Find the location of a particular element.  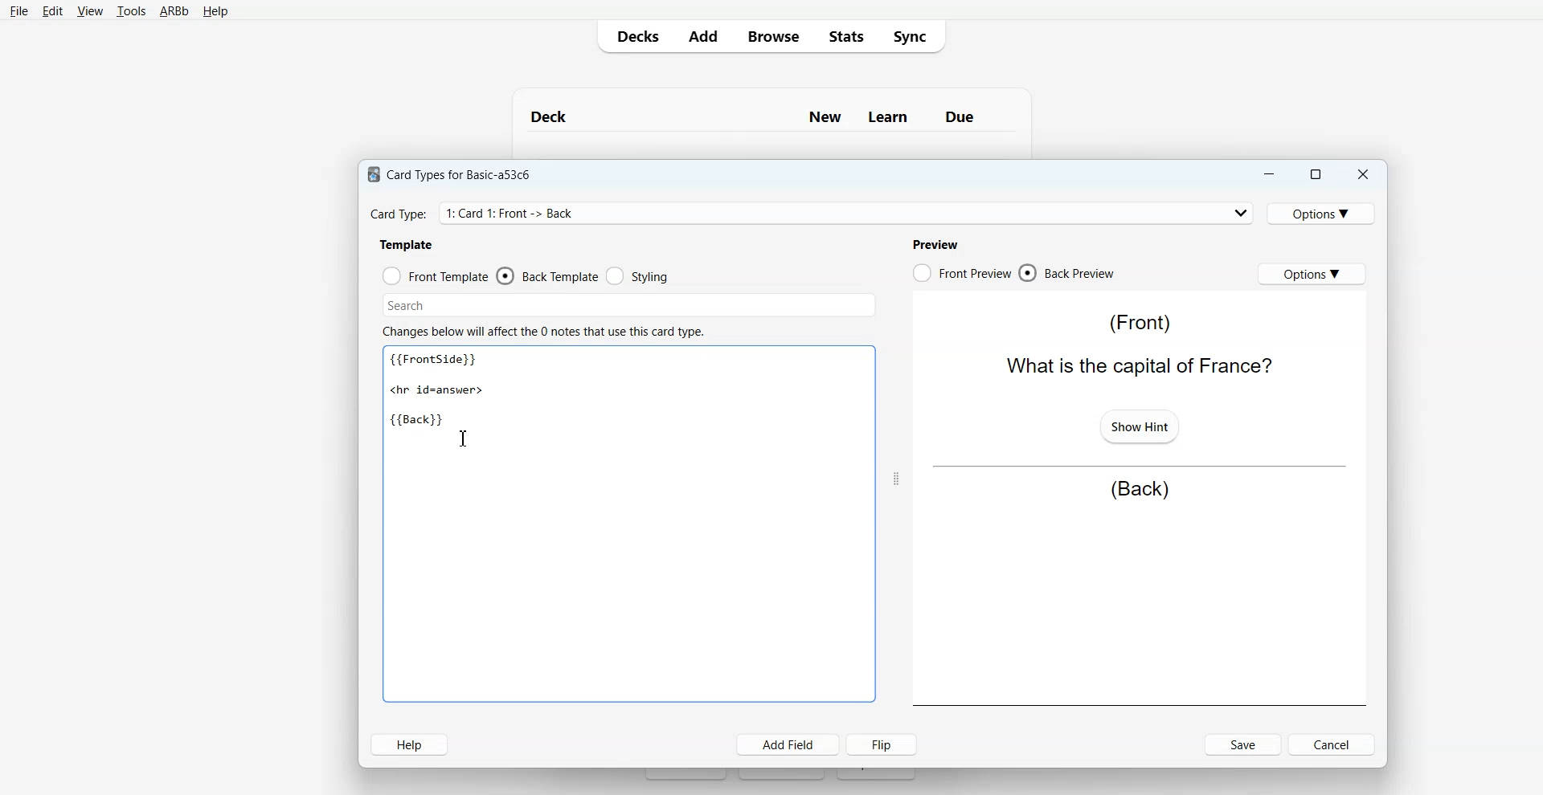

Styling is located at coordinates (639, 276).